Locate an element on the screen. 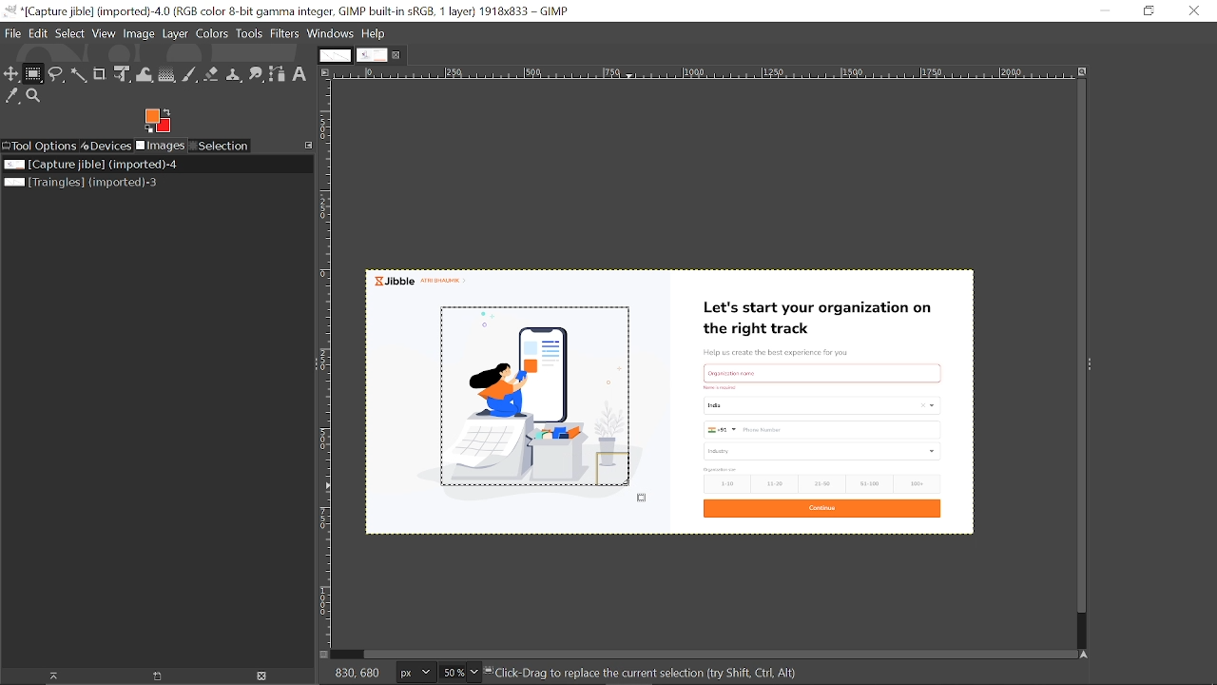 The height and width of the screenshot is (685, 1217). Sidebar menu is located at coordinates (1096, 365).